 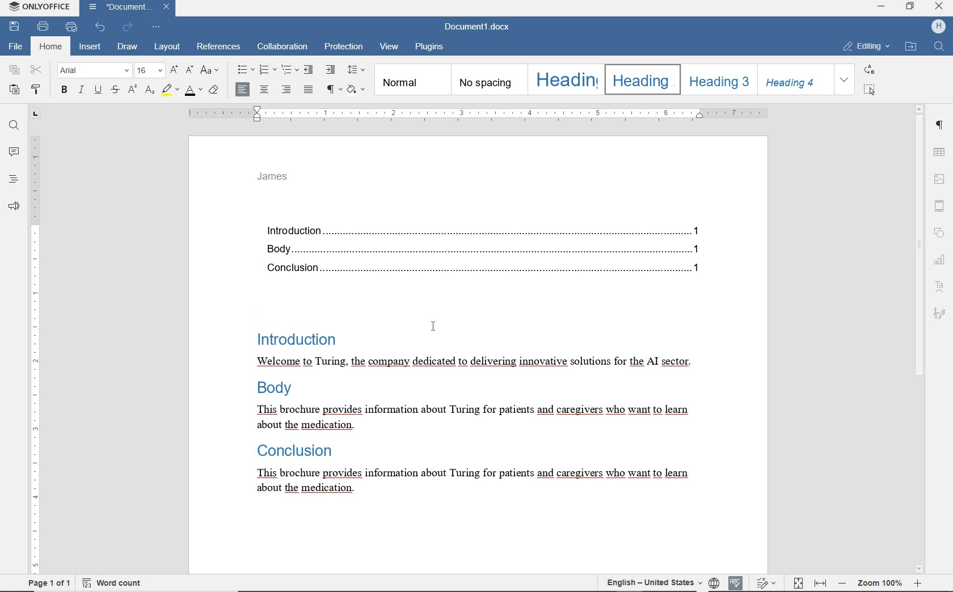 I want to click on save, so click(x=14, y=27).